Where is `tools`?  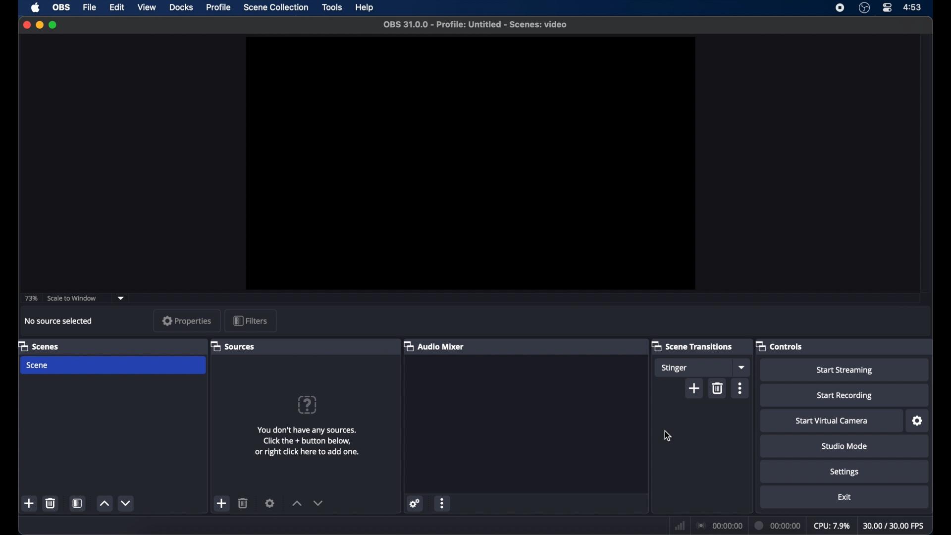 tools is located at coordinates (332, 8).